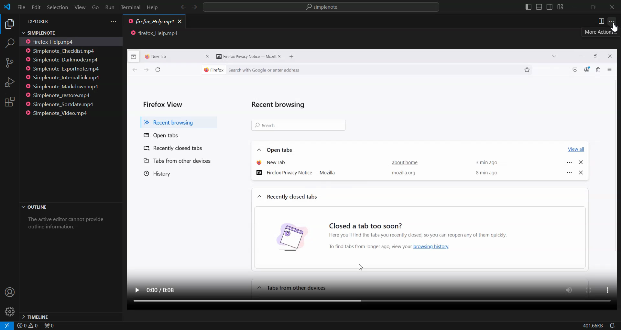 The image size is (621, 330). I want to click on Edit, so click(36, 7).